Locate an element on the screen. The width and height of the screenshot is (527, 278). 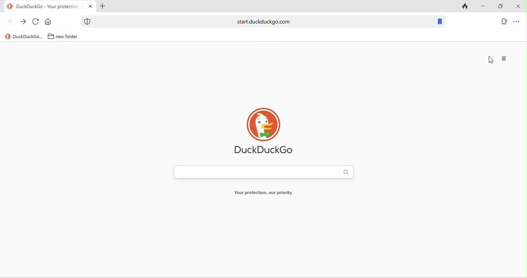
weblink is located at coordinates (257, 22).